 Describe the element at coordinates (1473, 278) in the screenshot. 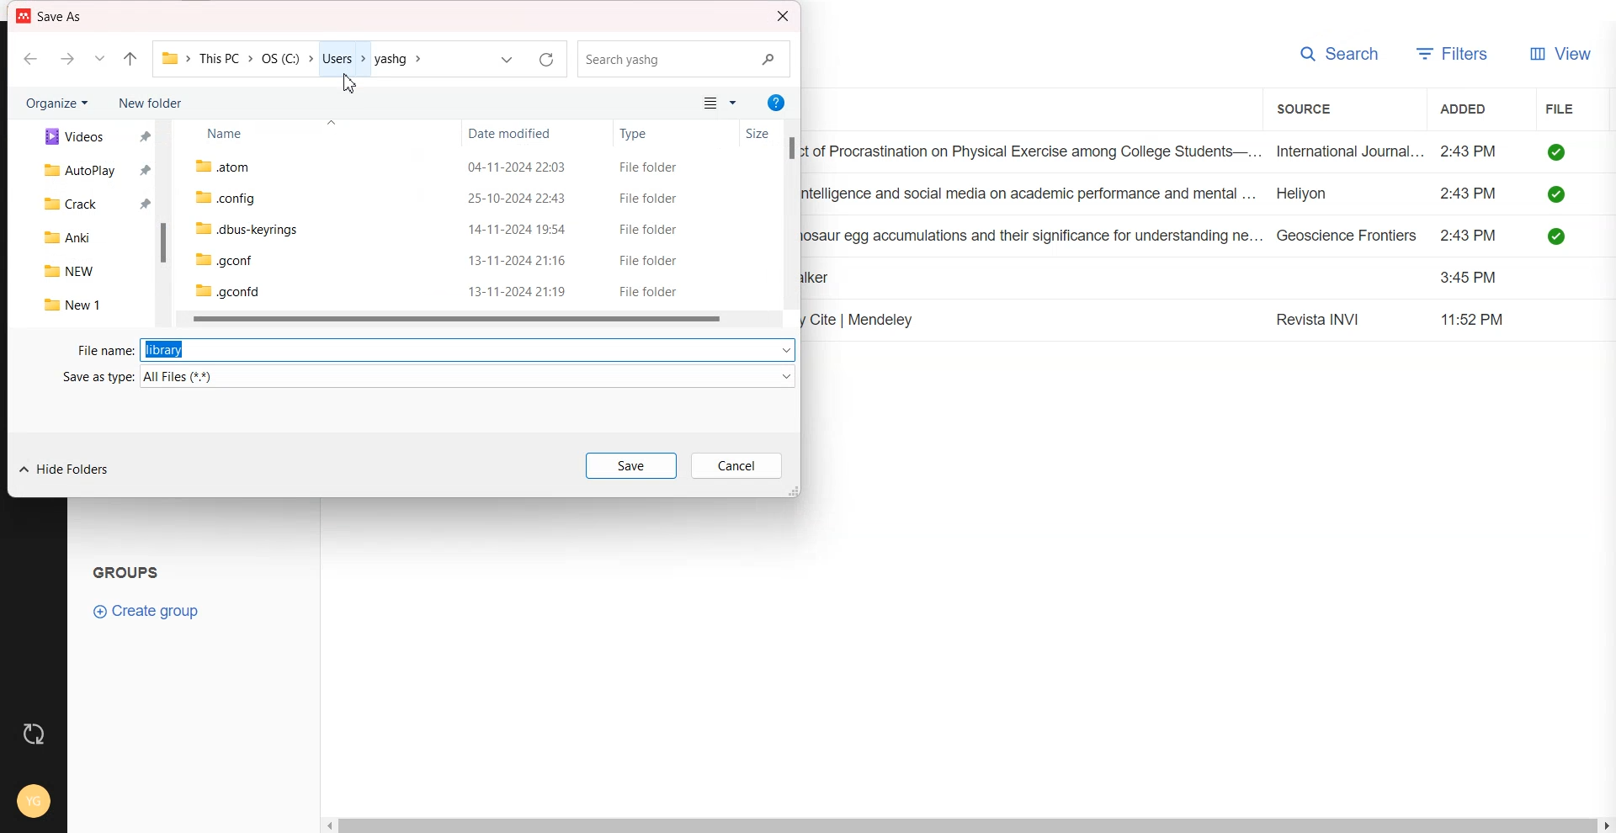

I see `3:45 PM` at that location.